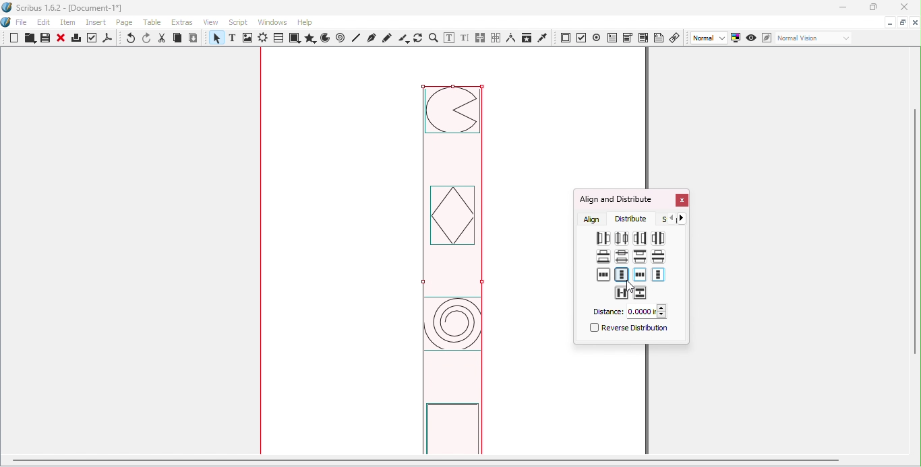 The image size is (921, 467). What do you see at coordinates (235, 39) in the screenshot?
I see `Text frame` at bounding box center [235, 39].